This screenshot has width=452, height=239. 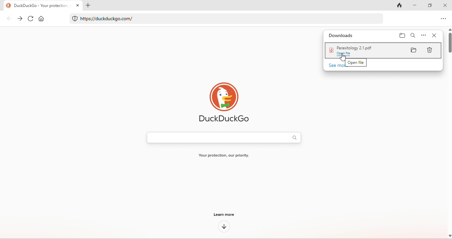 What do you see at coordinates (42, 19) in the screenshot?
I see `home` at bounding box center [42, 19].